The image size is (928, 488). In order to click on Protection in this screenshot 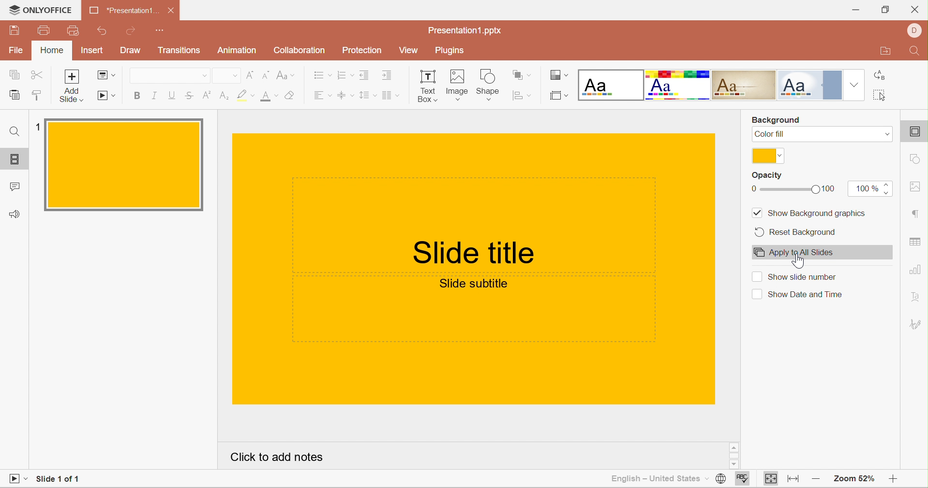, I will do `click(363, 51)`.